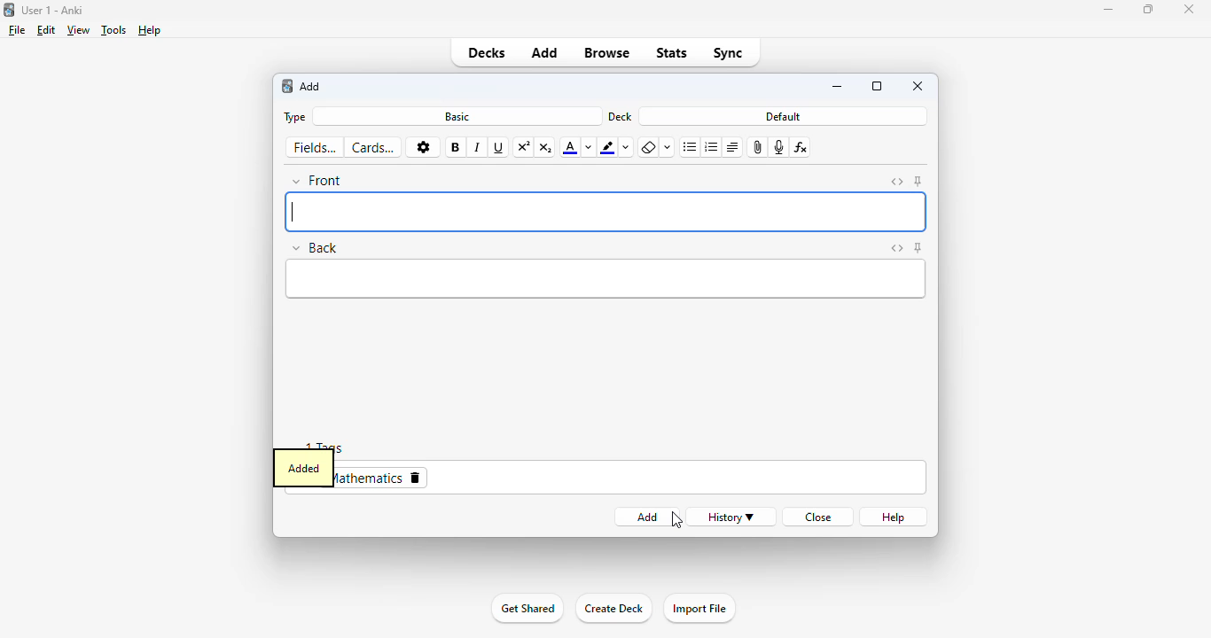  I want to click on get started, so click(527, 608).